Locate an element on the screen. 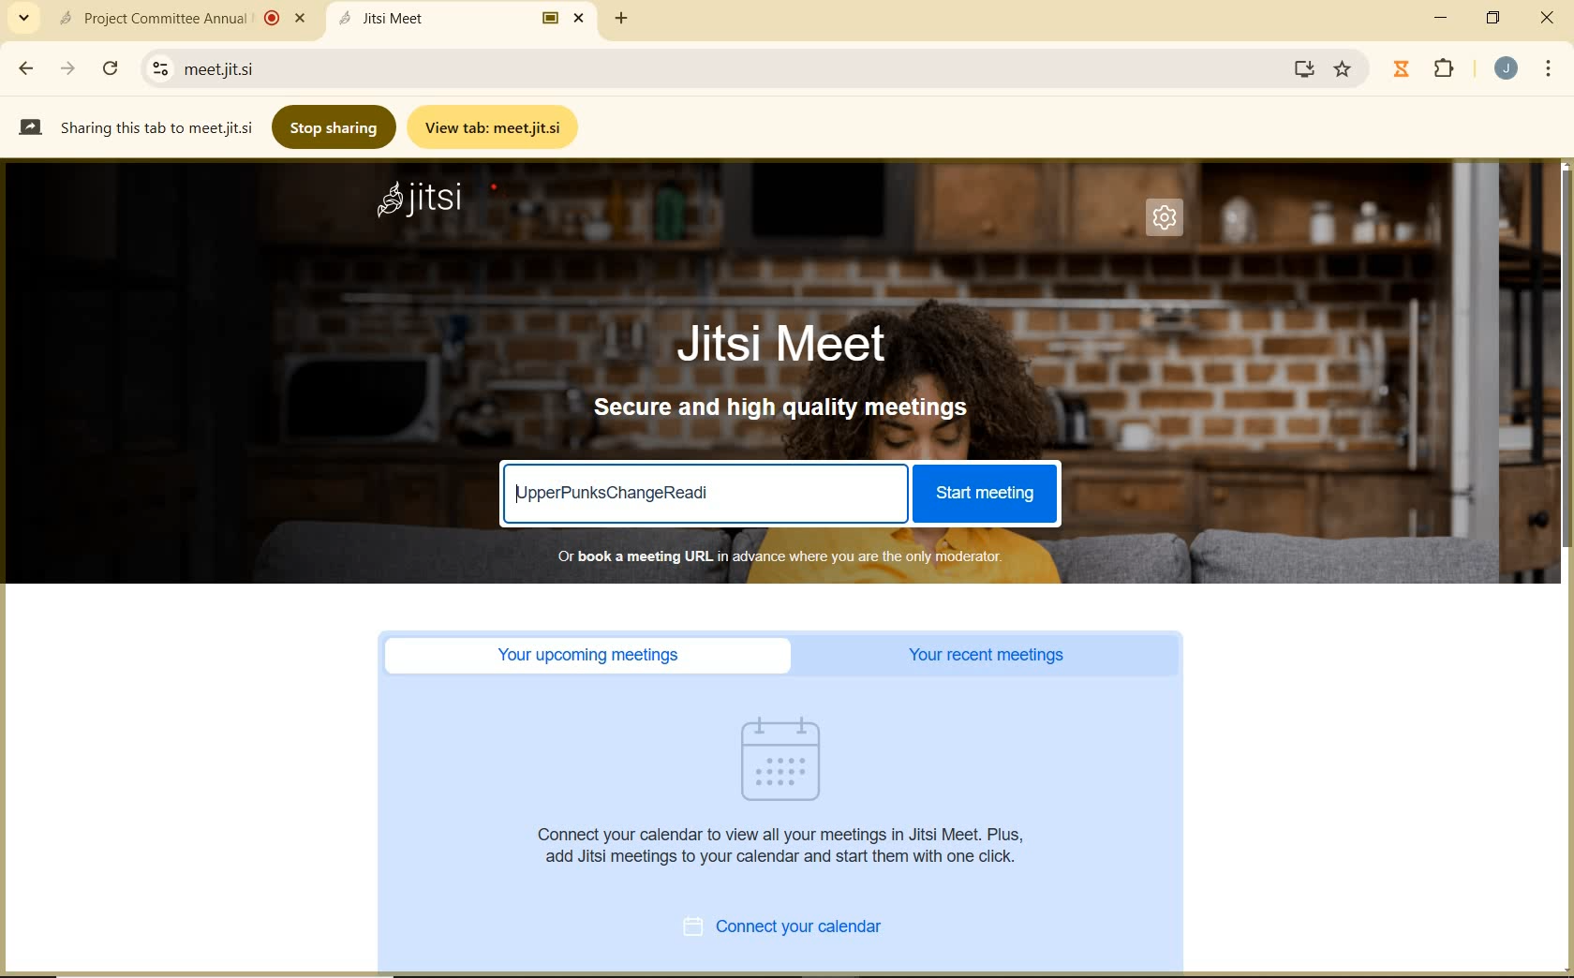 Image resolution: width=1574 pixels, height=978 pixels. image is located at coordinates (791, 759).